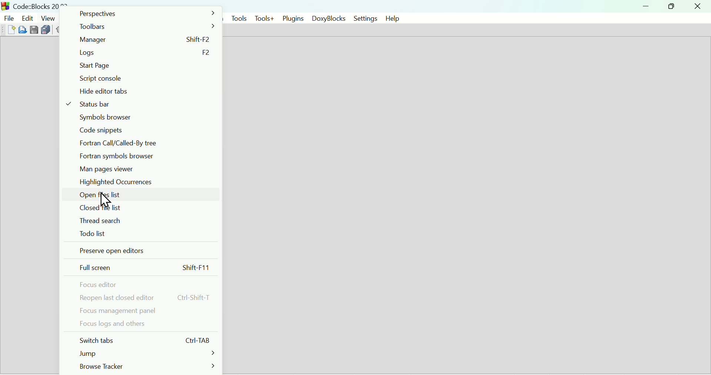 Image resolution: width=711 pixels, height=375 pixels. What do you see at coordinates (47, 30) in the screenshot?
I see `Save everything` at bounding box center [47, 30].